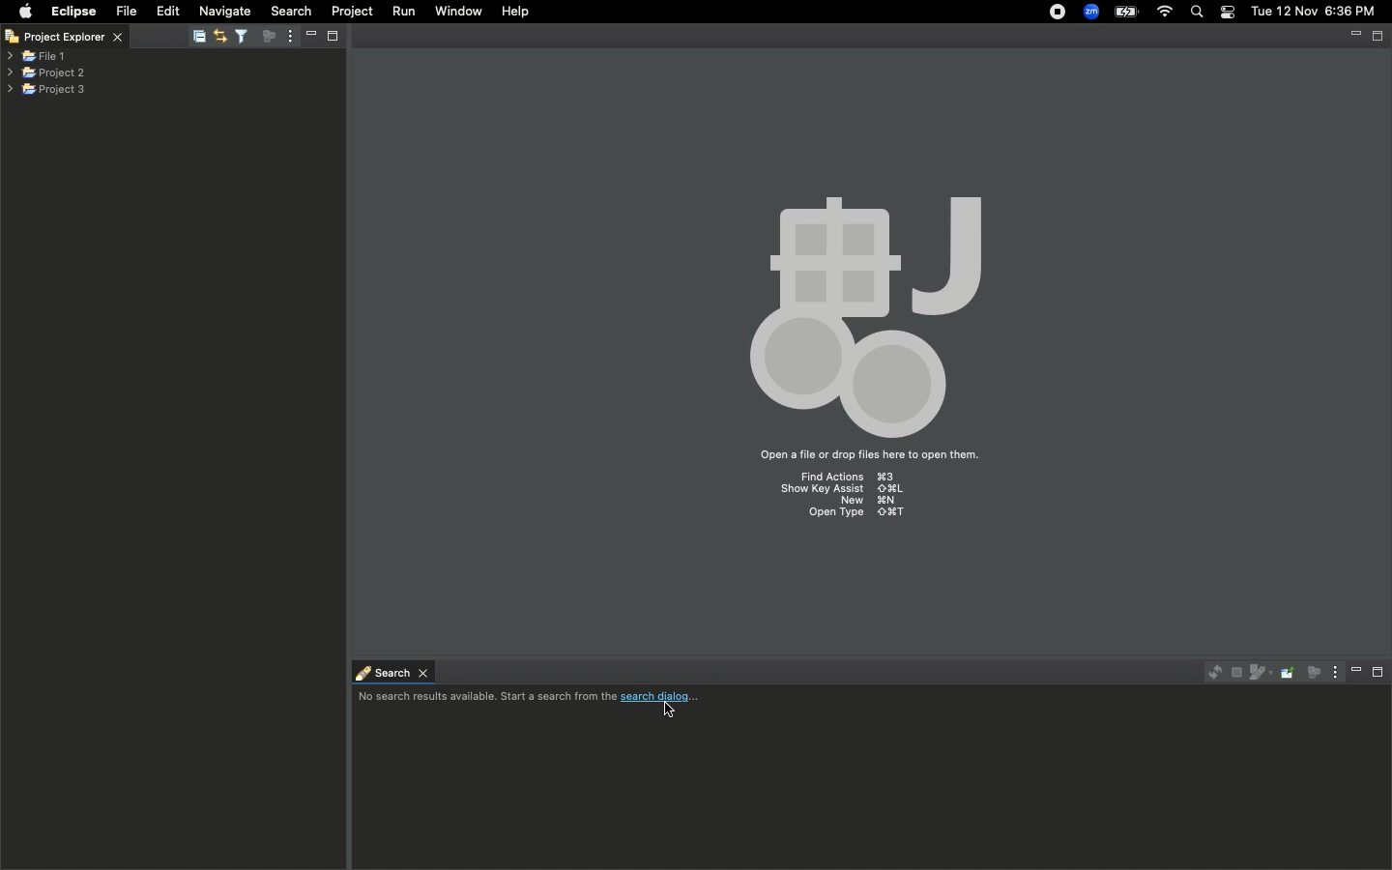 The image size is (1392, 870). Describe the element at coordinates (334, 35) in the screenshot. I see `maximize` at that location.